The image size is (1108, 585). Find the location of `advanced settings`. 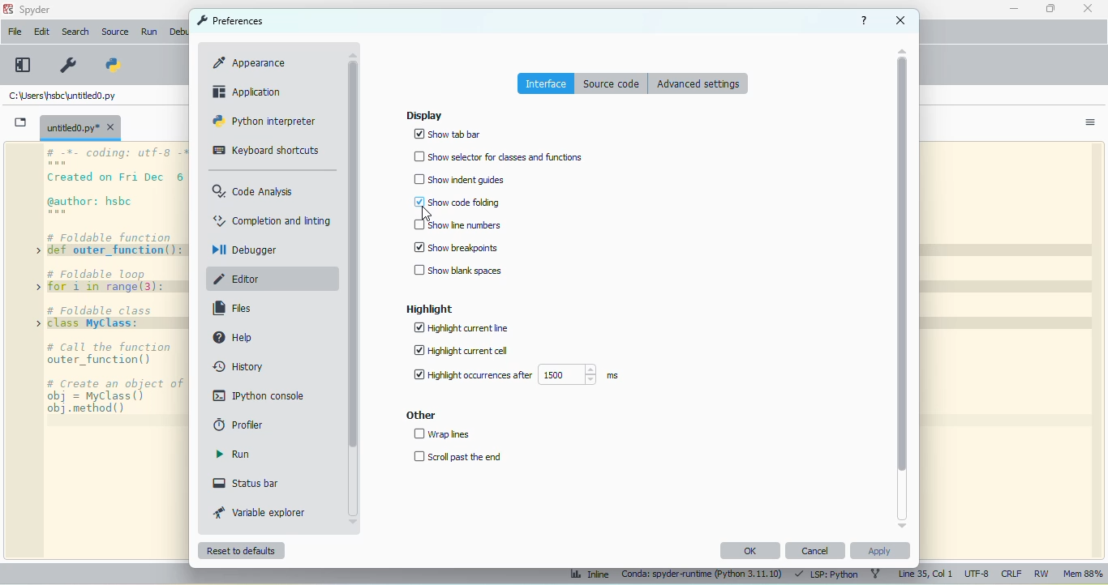

advanced settings is located at coordinates (698, 83).